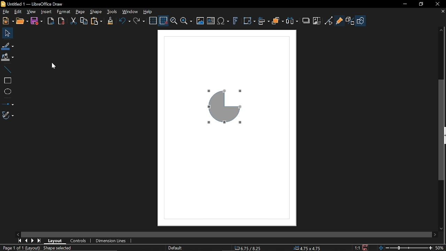 This screenshot has height=251, width=446. I want to click on Glue, so click(339, 20).